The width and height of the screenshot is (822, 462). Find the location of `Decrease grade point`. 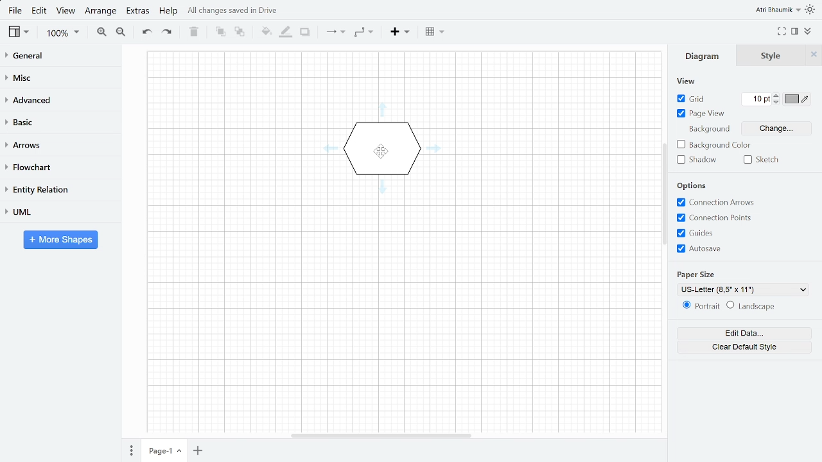

Decrease grade point is located at coordinates (776, 103).